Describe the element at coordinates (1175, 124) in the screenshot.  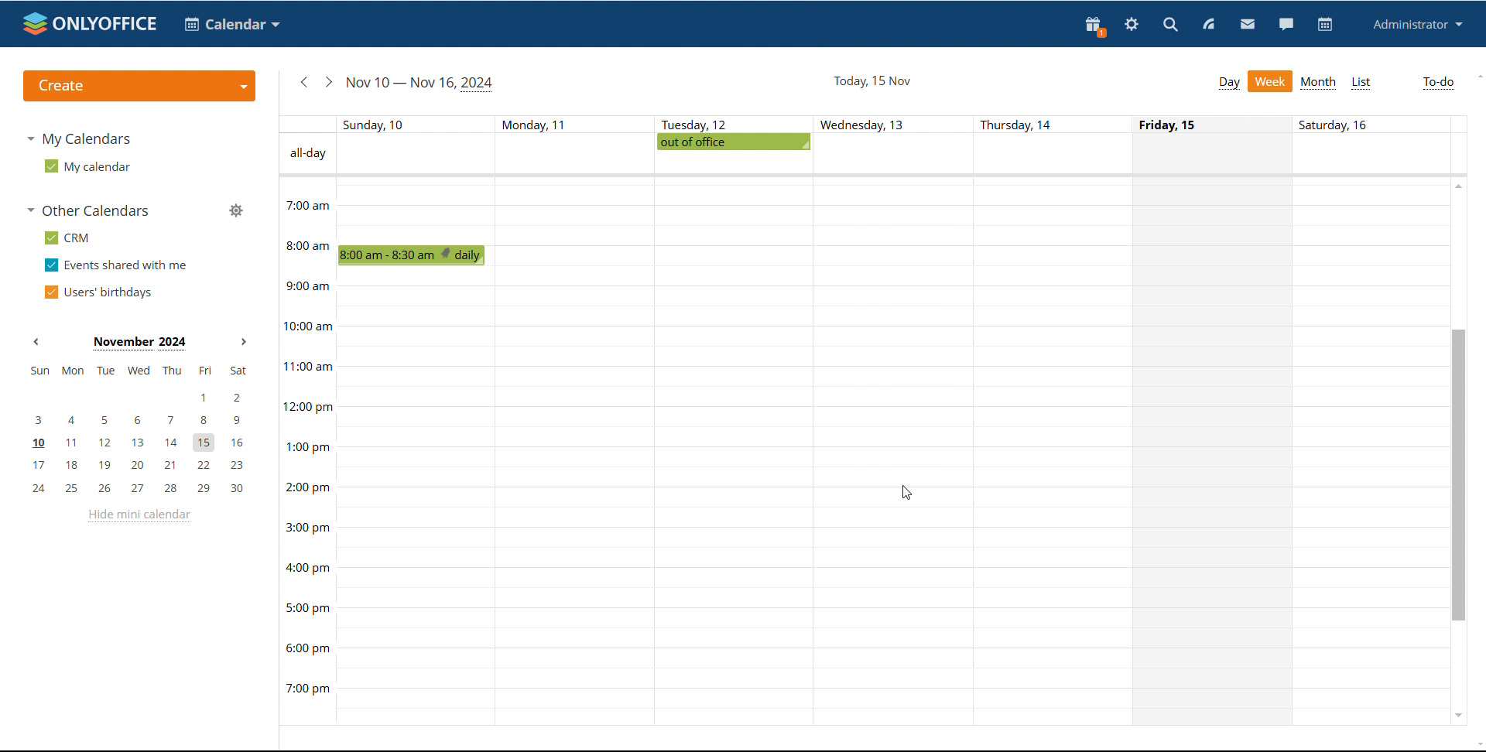
I see `text` at that location.